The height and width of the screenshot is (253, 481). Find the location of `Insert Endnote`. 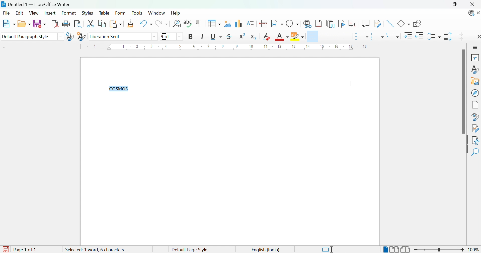

Insert Endnote is located at coordinates (330, 24).